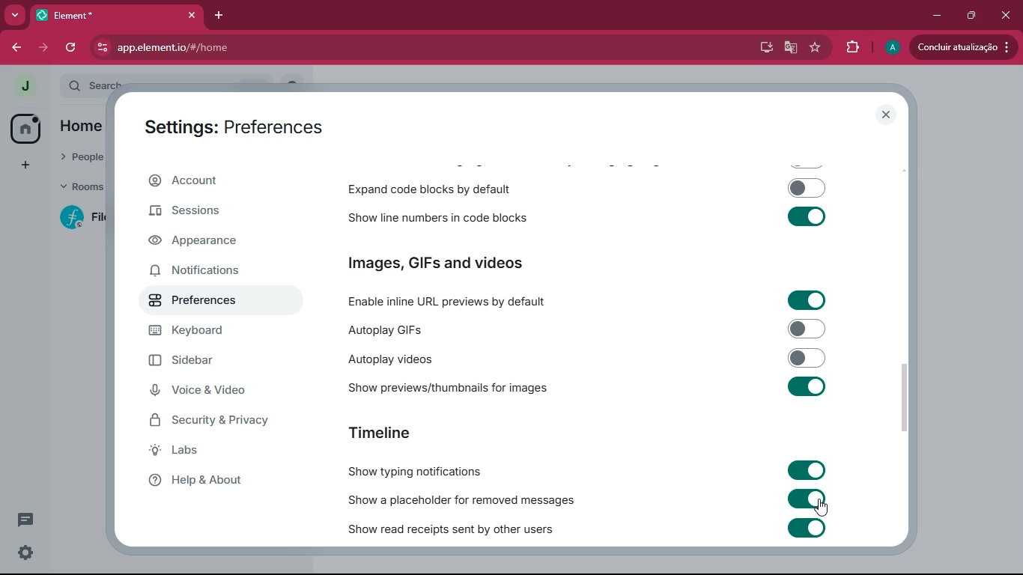 This screenshot has width=1023, height=575. What do you see at coordinates (435, 187) in the screenshot?
I see `expand code blocks by default` at bounding box center [435, 187].